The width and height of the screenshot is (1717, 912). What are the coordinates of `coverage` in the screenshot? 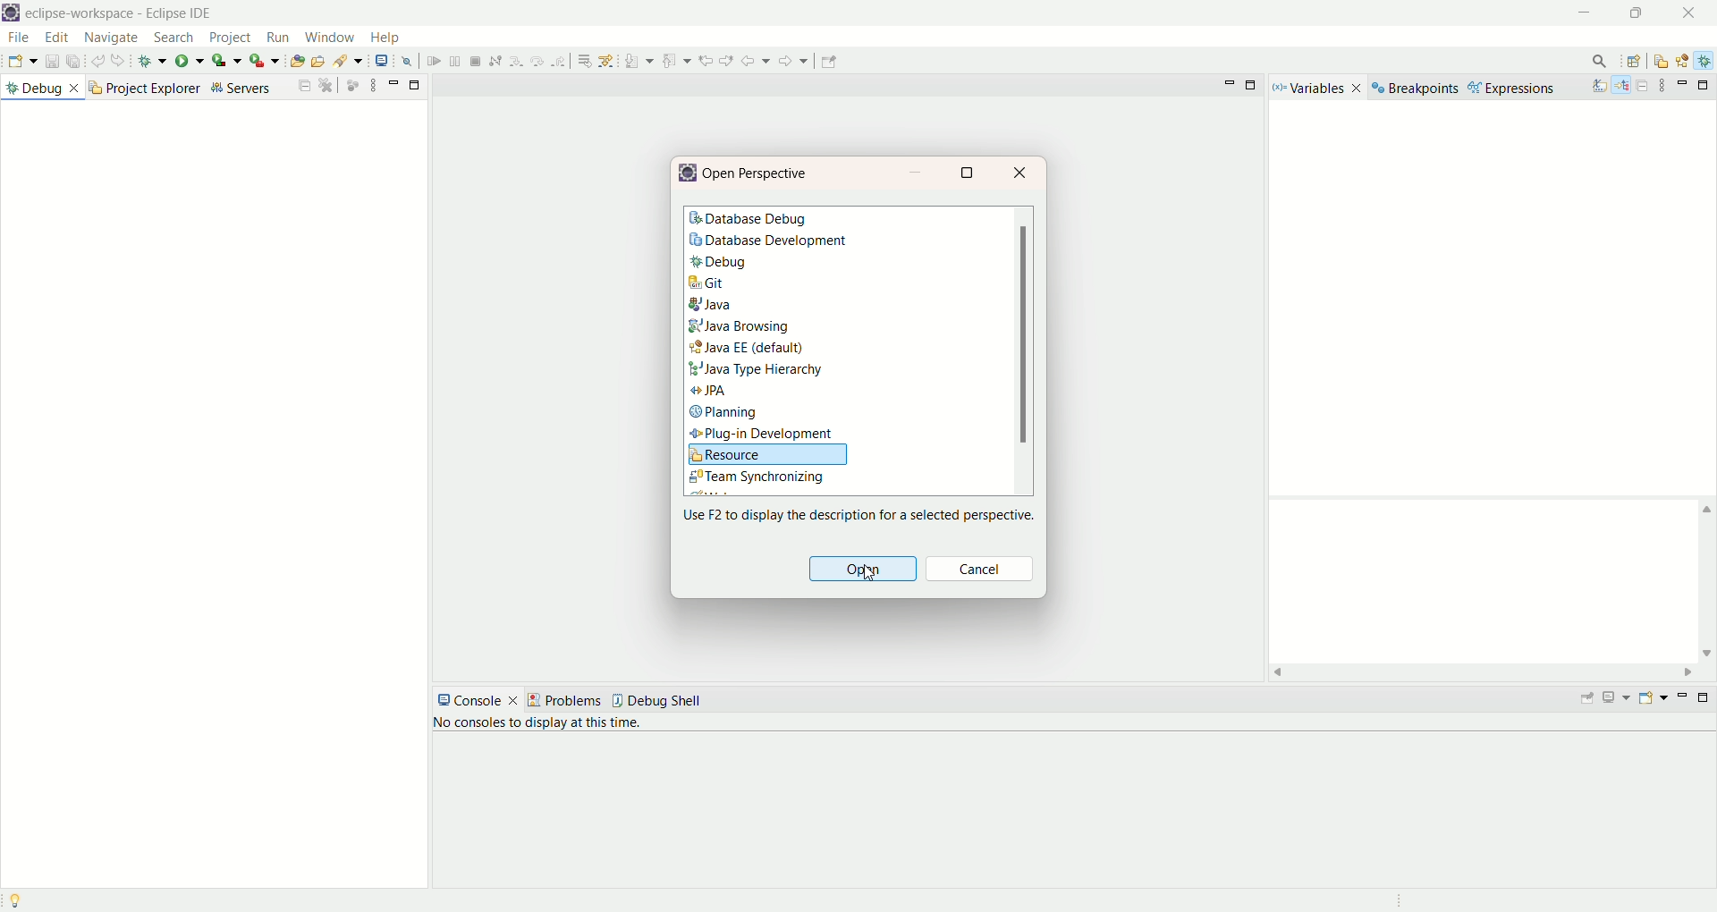 It's located at (224, 61).